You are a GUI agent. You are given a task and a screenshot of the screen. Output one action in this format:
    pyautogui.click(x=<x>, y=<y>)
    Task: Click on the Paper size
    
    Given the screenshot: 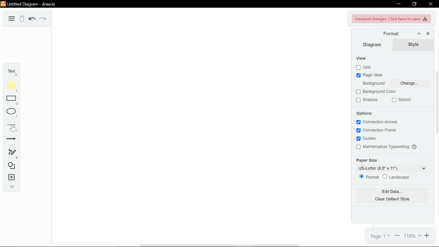 What is the action you would take?
    pyautogui.click(x=368, y=160)
    